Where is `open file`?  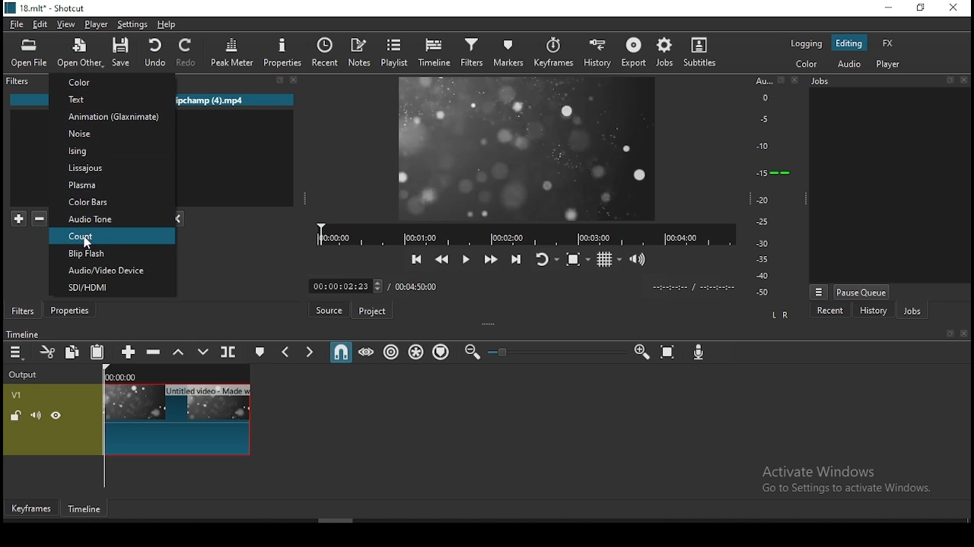 open file is located at coordinates (29, 52).